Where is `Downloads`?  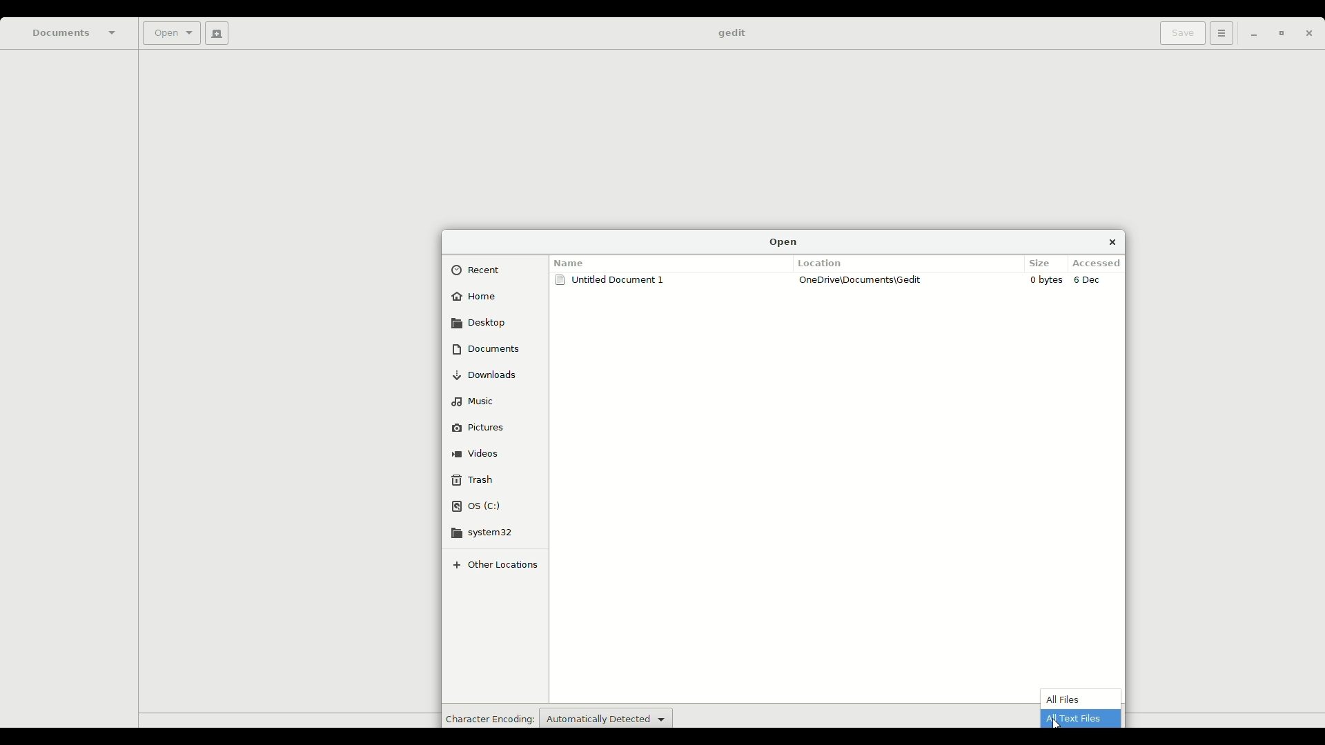 Downloads is located at coordinates (491, 375).